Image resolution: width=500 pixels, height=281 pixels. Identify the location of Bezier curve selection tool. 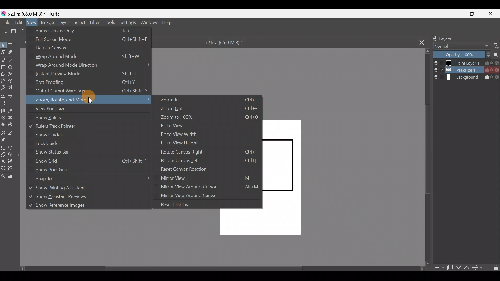
(4, 168).